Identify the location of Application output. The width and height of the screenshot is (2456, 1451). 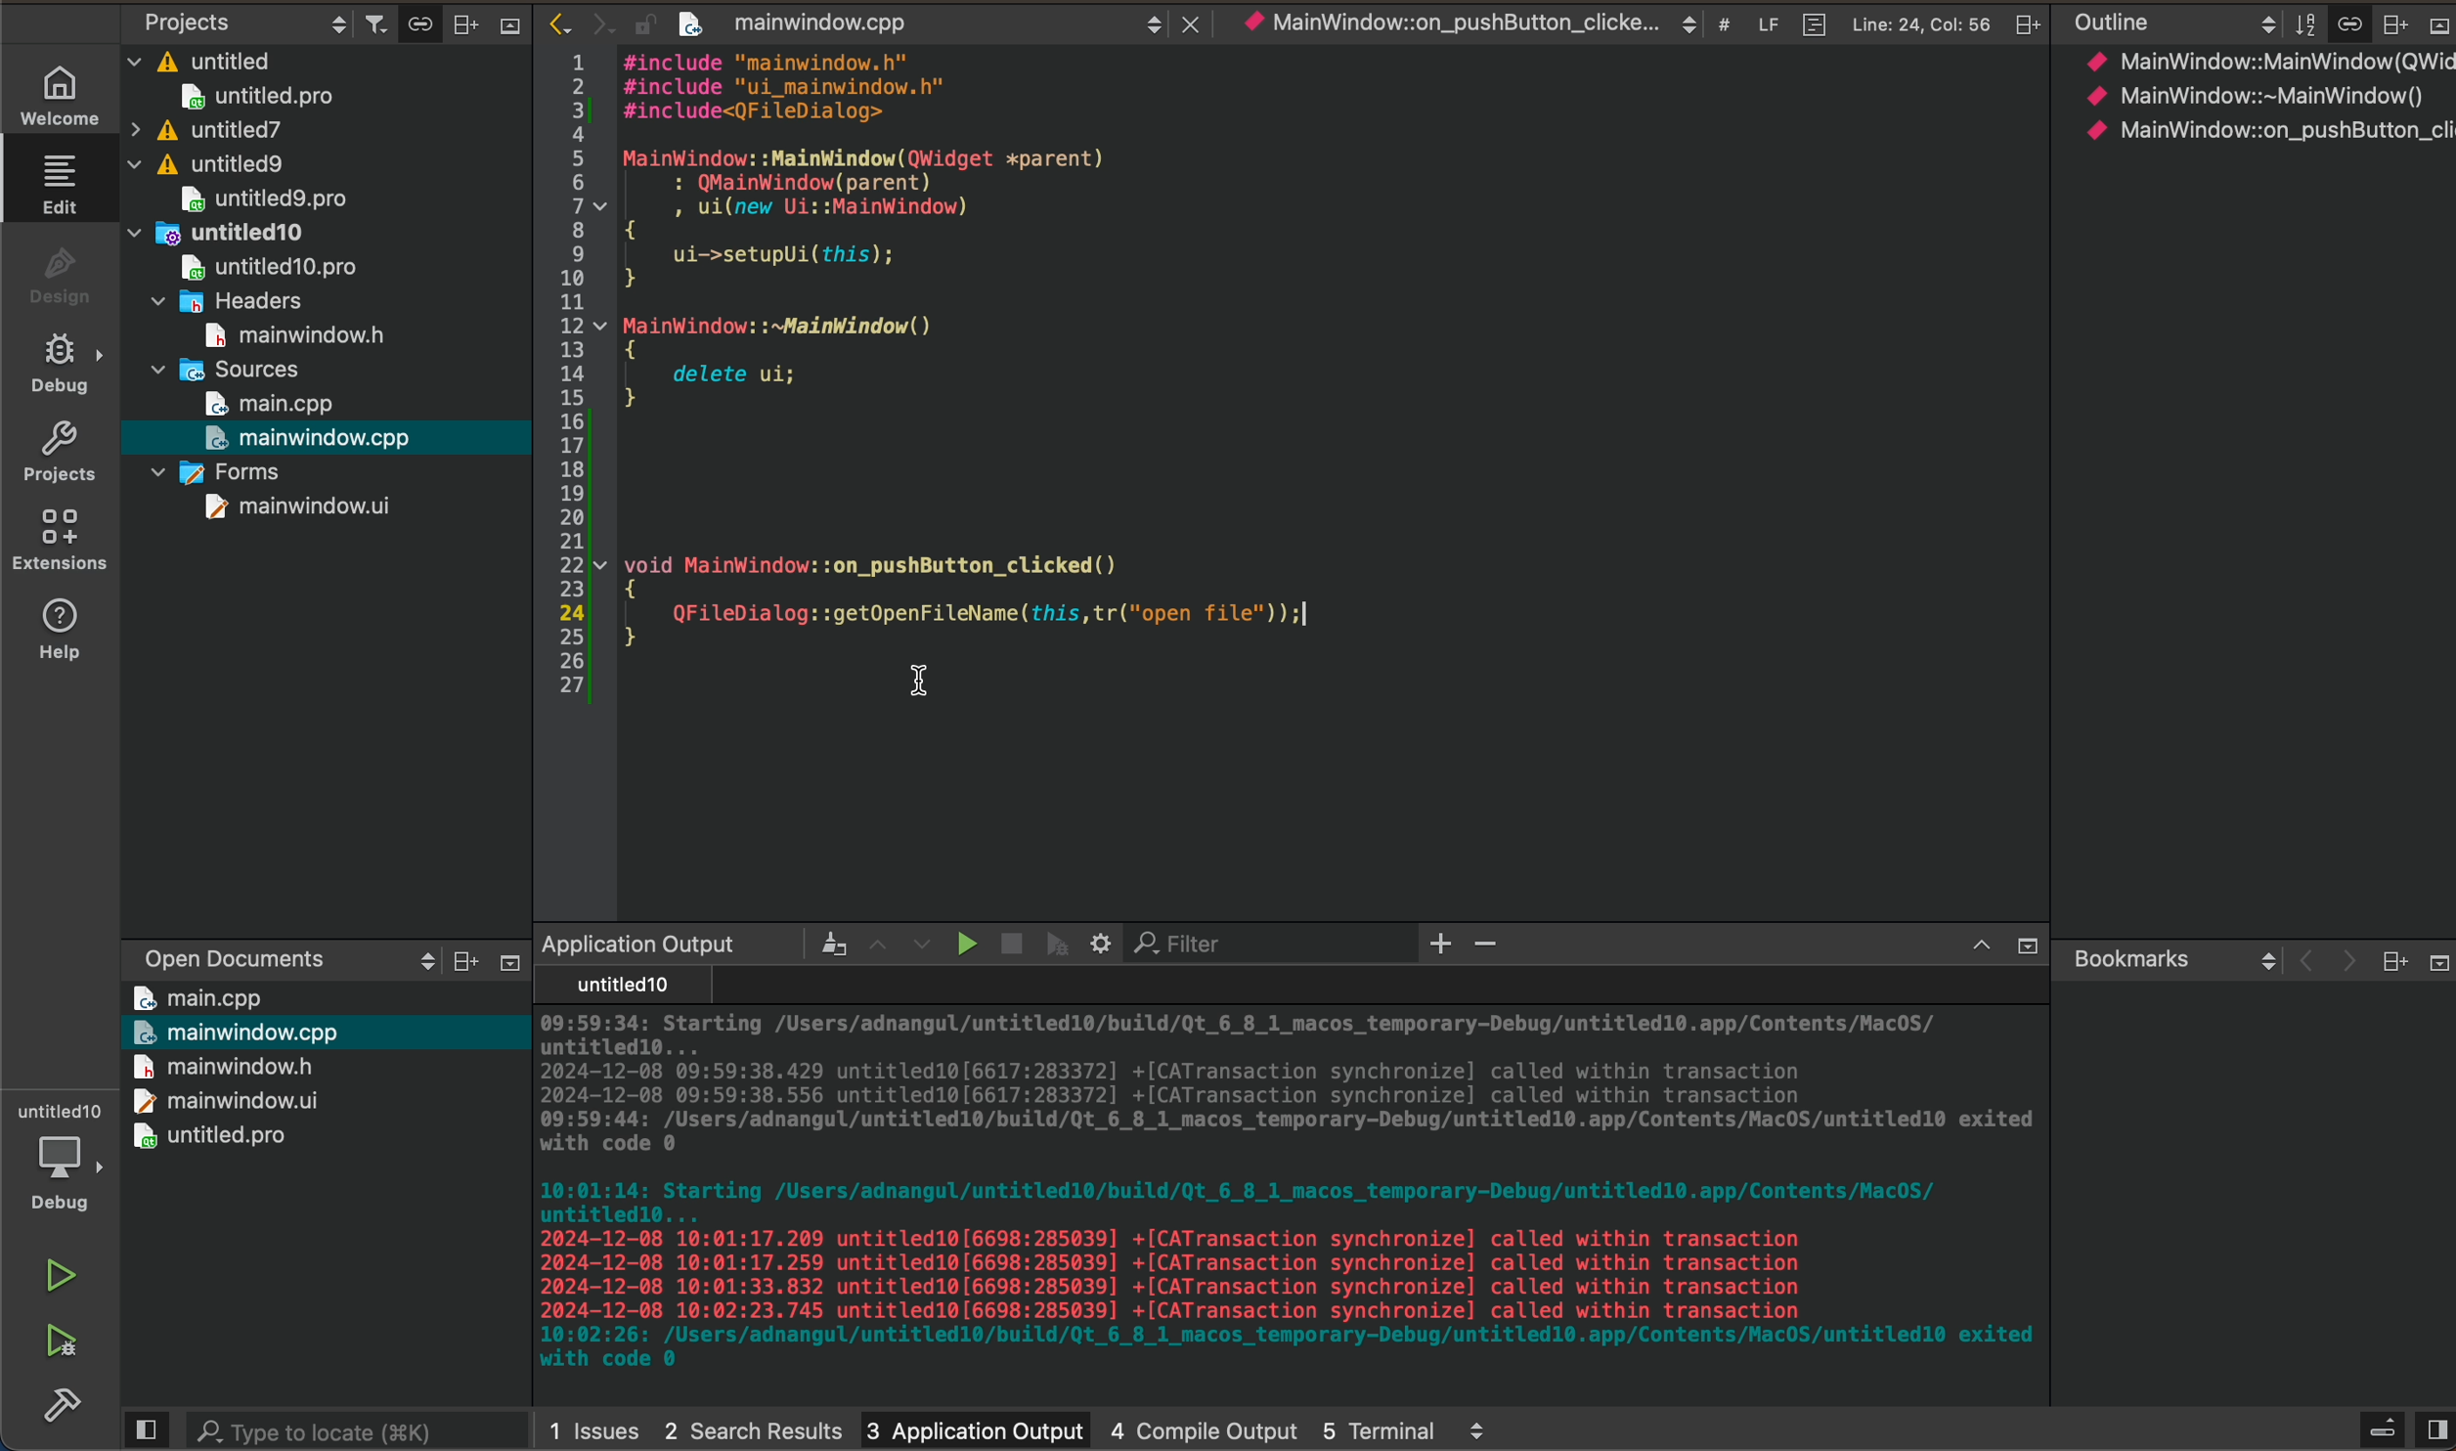
(637, 943).